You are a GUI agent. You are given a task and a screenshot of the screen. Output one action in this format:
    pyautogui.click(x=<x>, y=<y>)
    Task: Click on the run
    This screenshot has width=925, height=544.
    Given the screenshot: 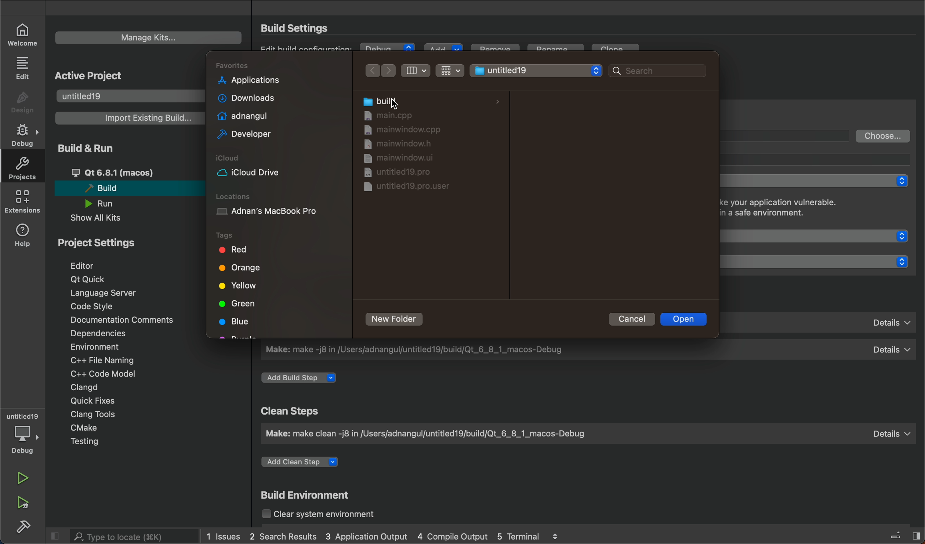 What is the action you would take?
    pyautogui.click(x=106, y=203)
    